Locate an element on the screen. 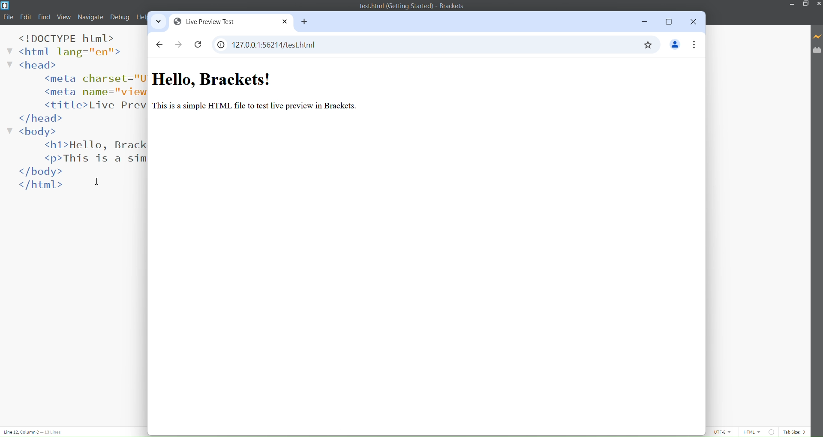 The width and height of the screenshot is (823, 437). Maximize is located at coordinates (668, 22).